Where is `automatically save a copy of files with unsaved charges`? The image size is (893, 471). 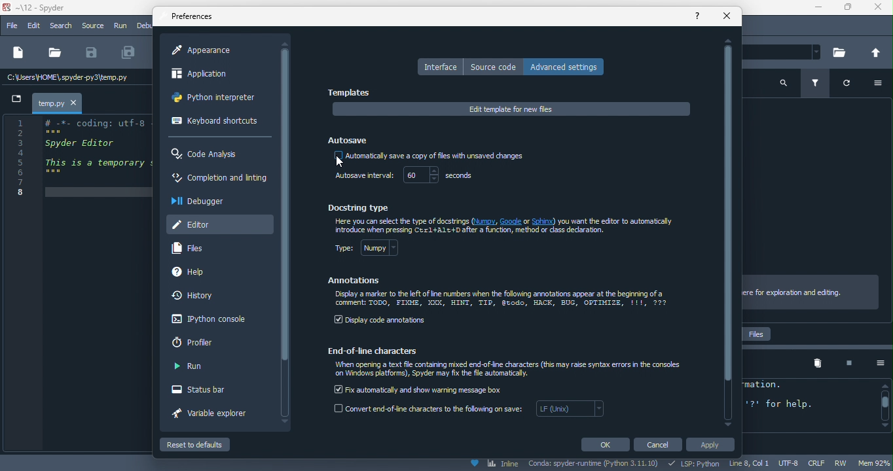 automatically save a copy of files with unsaved charges is located at coordinates (428, 157).